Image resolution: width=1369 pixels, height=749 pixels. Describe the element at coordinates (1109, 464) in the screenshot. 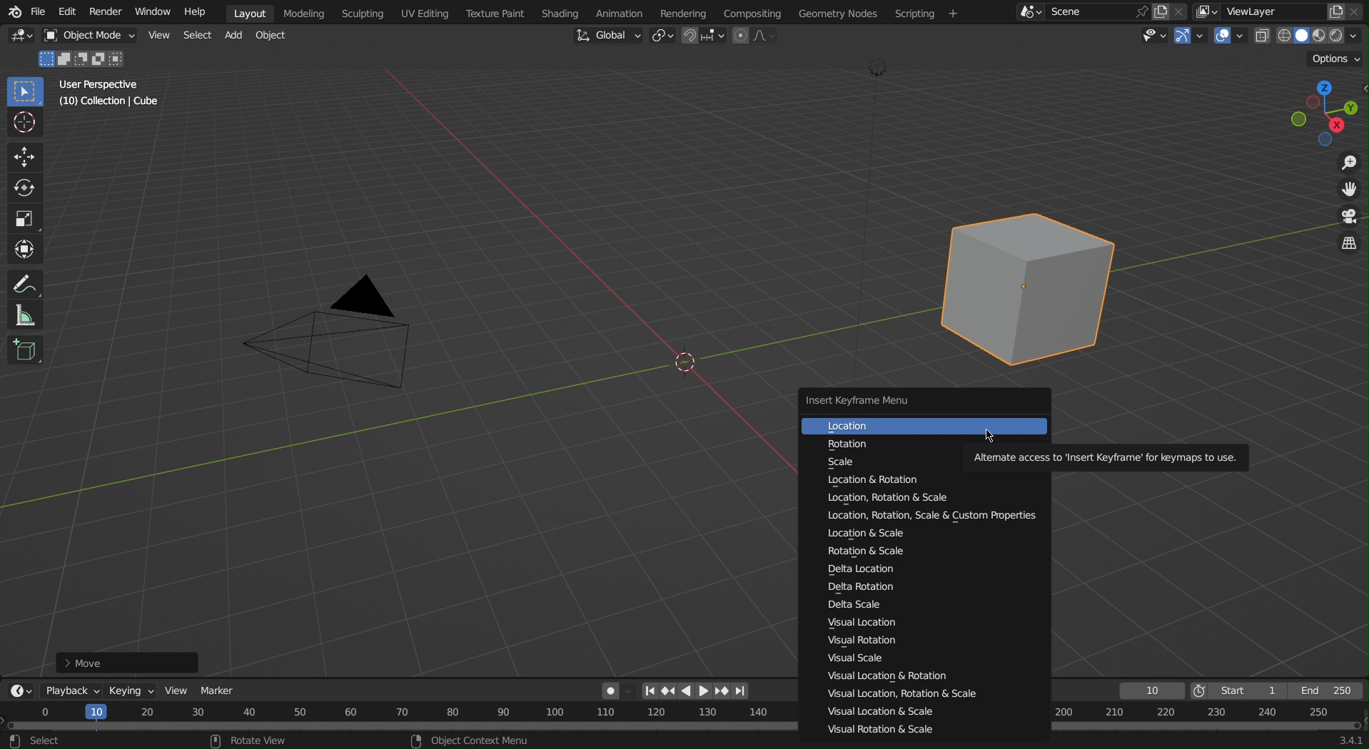

I see `Alternate access to insert Keyframes` at that location.